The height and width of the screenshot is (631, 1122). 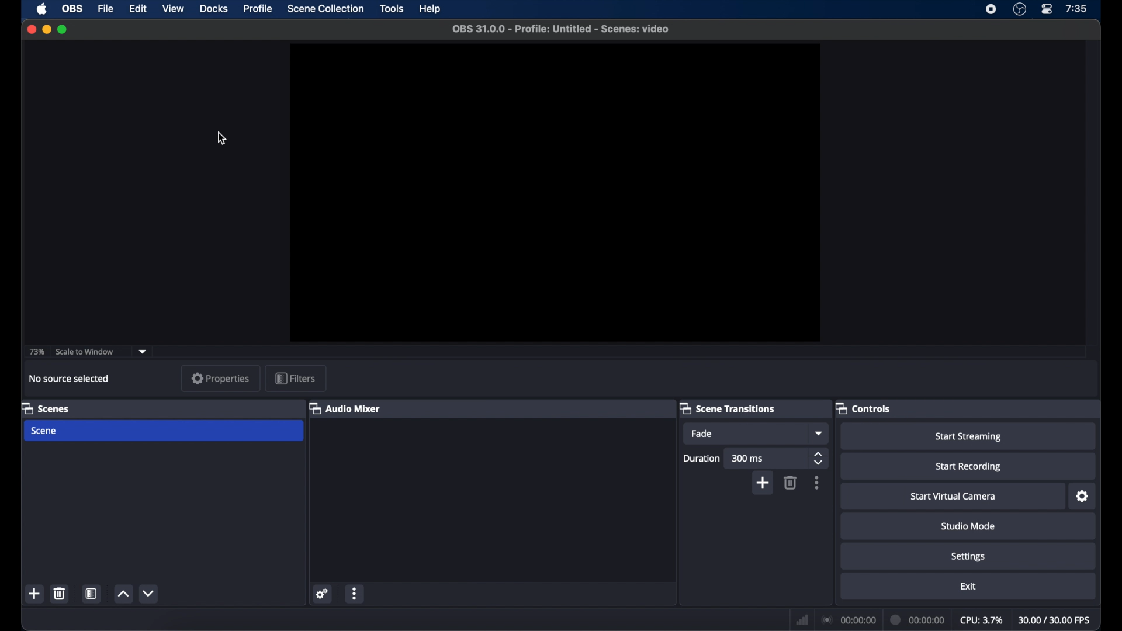 What do you see at coordinates (1046, 9) in the screenshot?
I see `control center` at bounding box center [1046, 9].